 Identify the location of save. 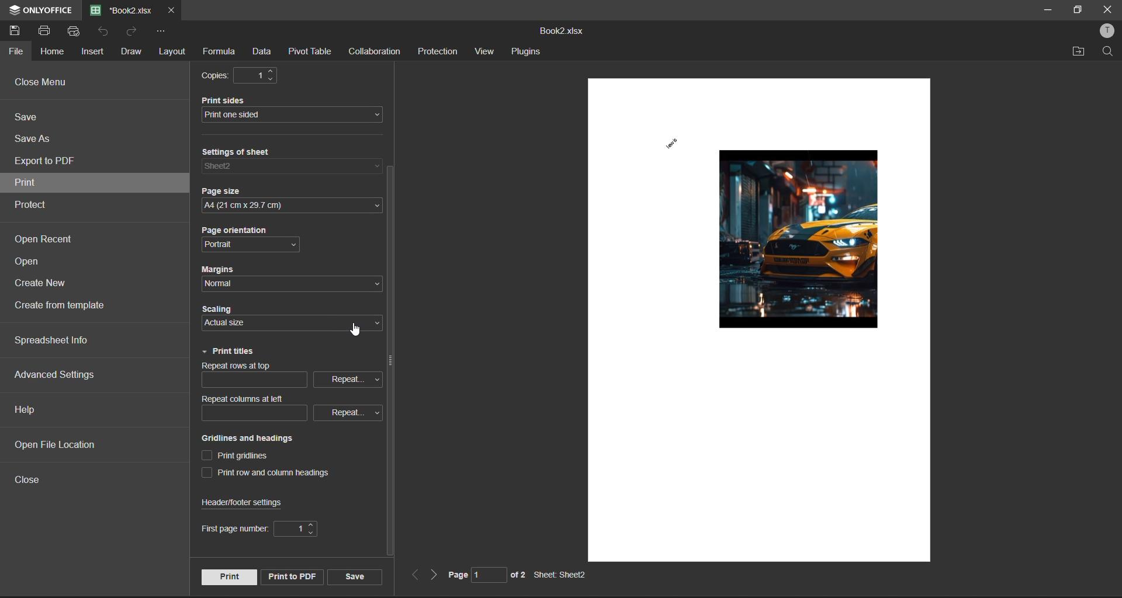
(19, 33).